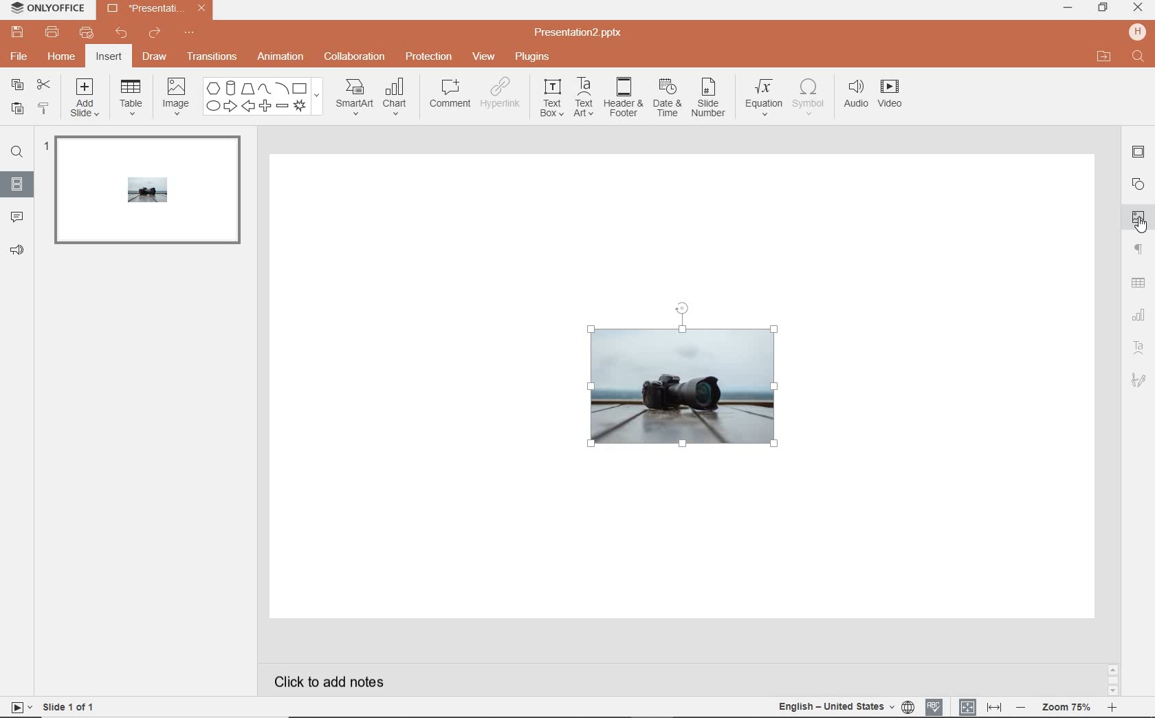 The height and width of the screenshot is (718, 1155). I want to click on fit to page, so click(968, 706).